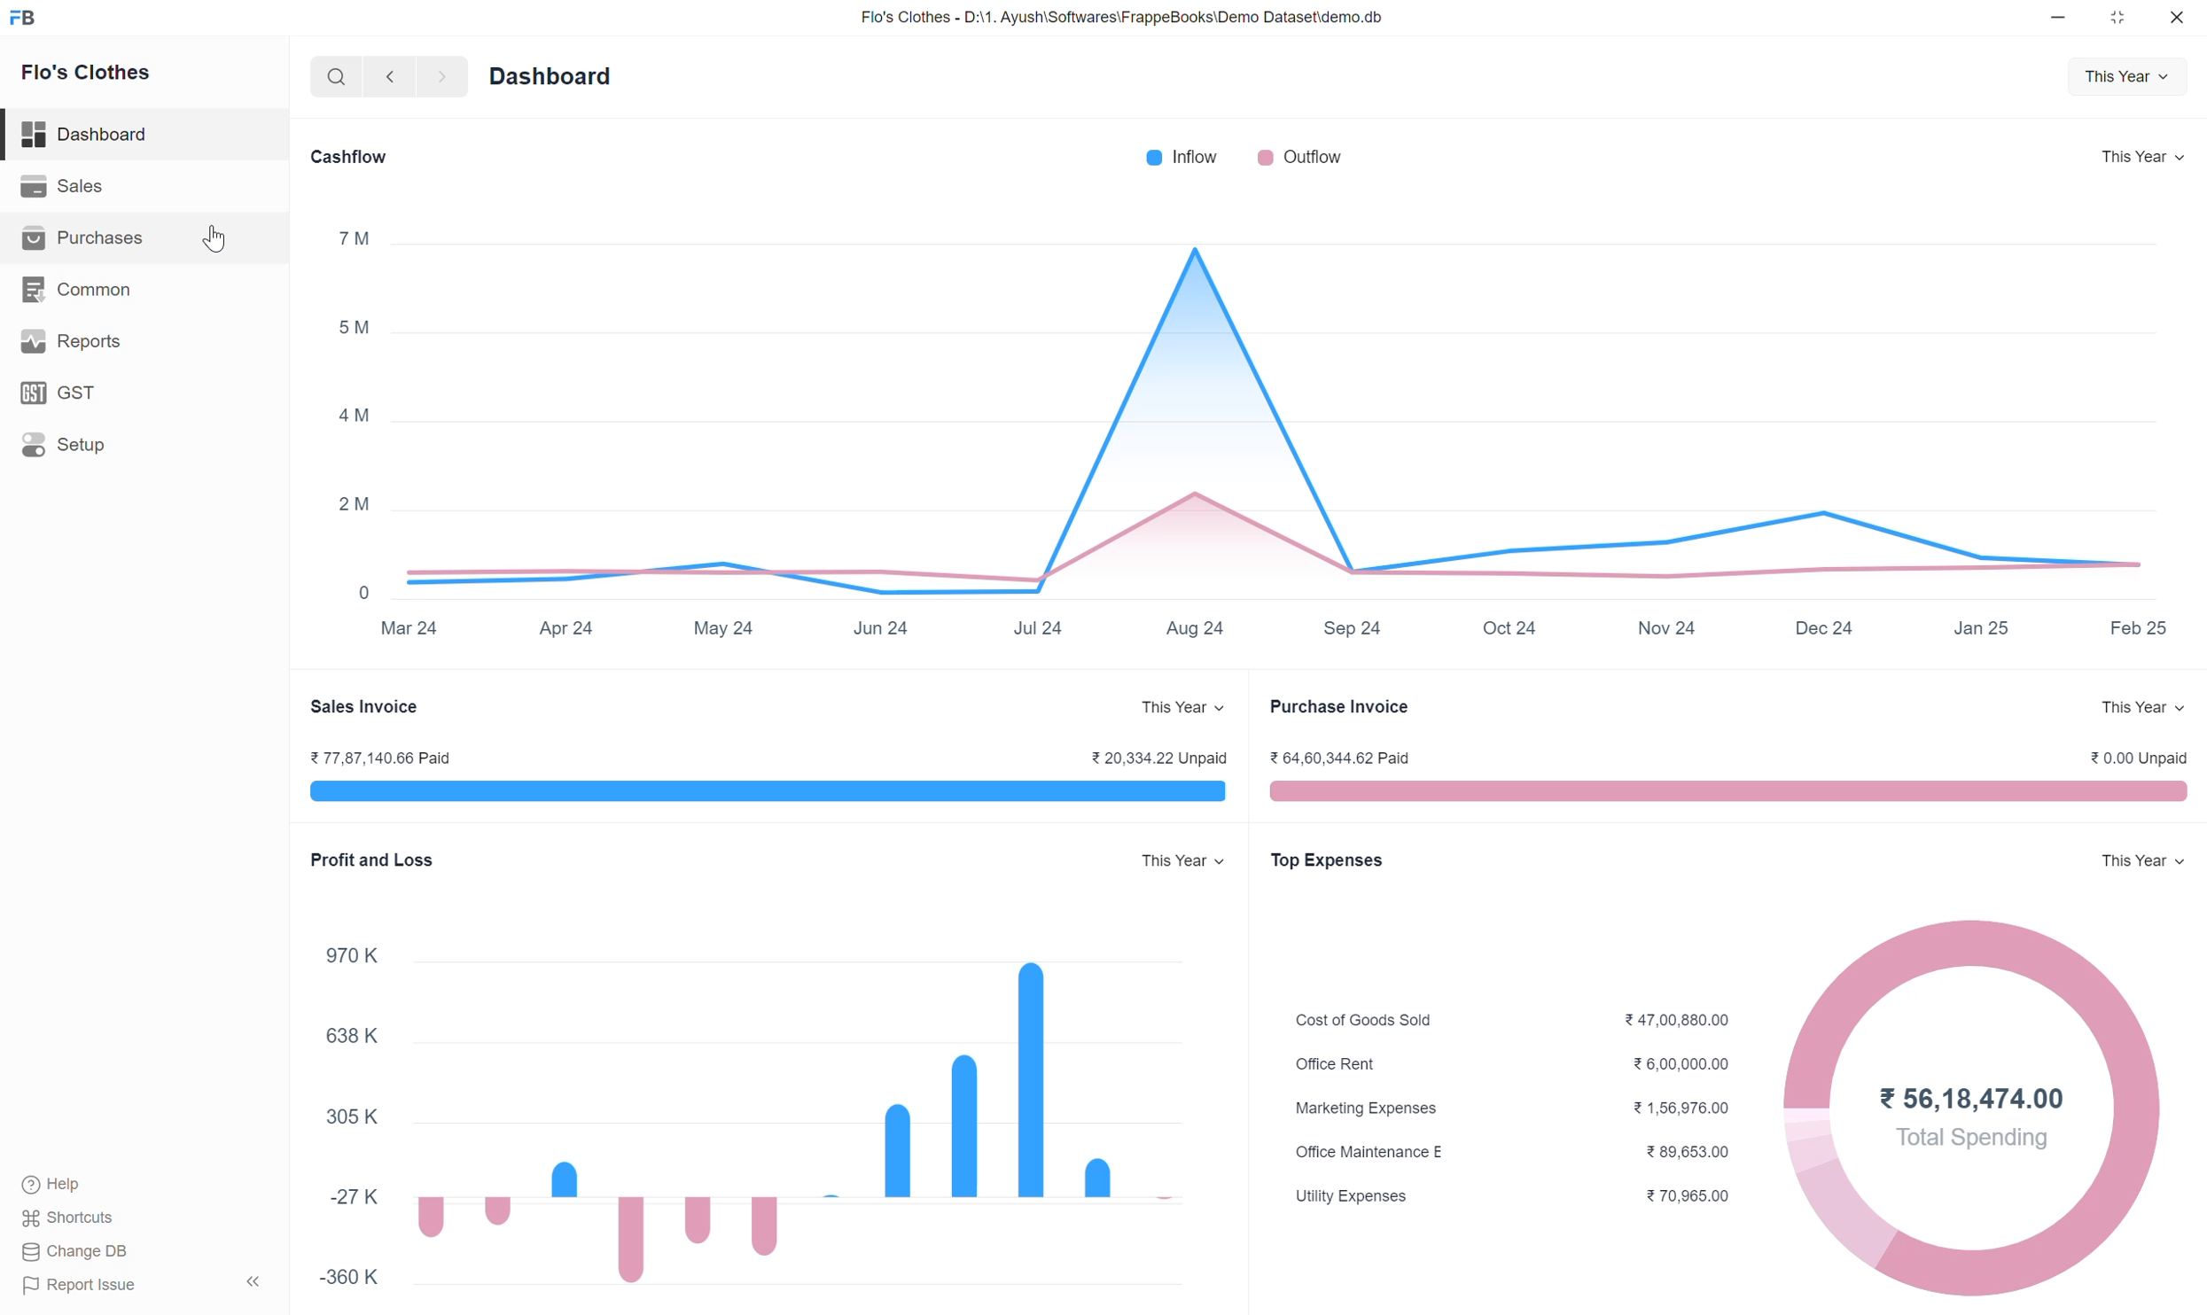  Describe the element at coordinates (1666, 628) in the screenshot. I see `Nov 24` at that location.